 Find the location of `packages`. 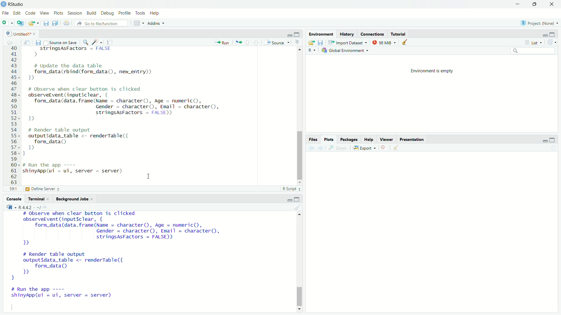

packages is located at coordinates (349, 139).